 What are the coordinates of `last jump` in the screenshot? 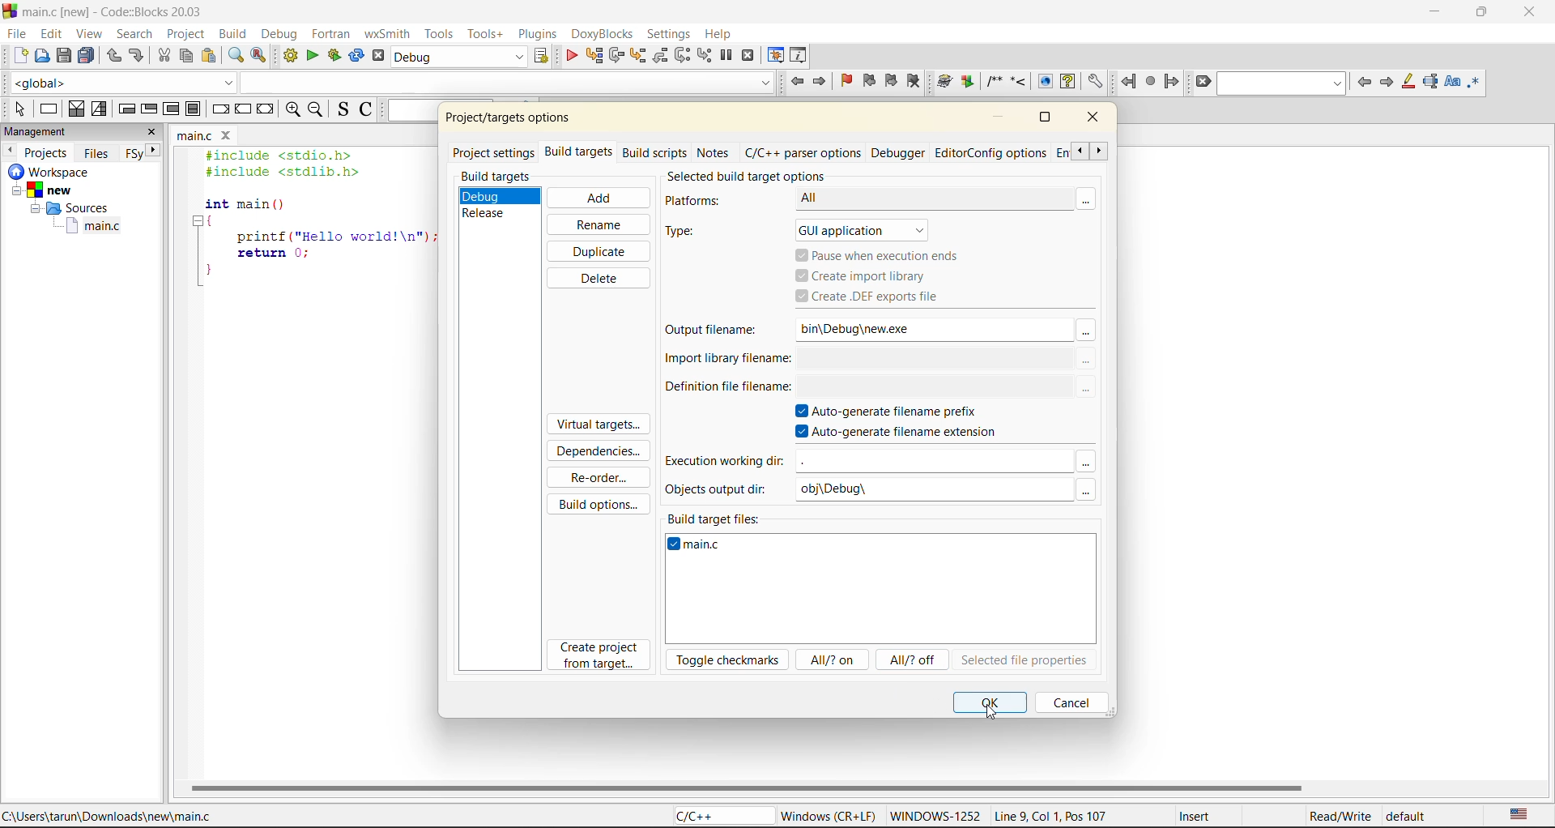 It's located at (1149, 82).